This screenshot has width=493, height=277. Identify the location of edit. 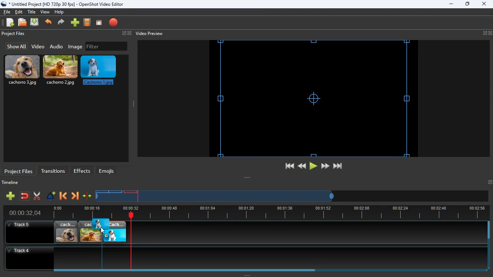
(20, 12).